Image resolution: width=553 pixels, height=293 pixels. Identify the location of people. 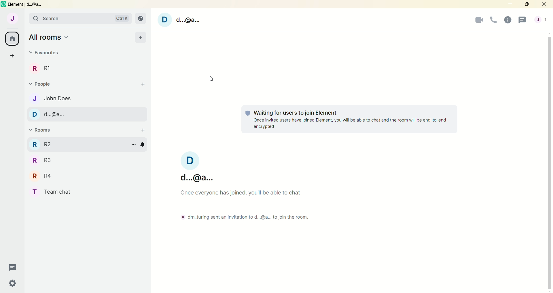
(541, 20).